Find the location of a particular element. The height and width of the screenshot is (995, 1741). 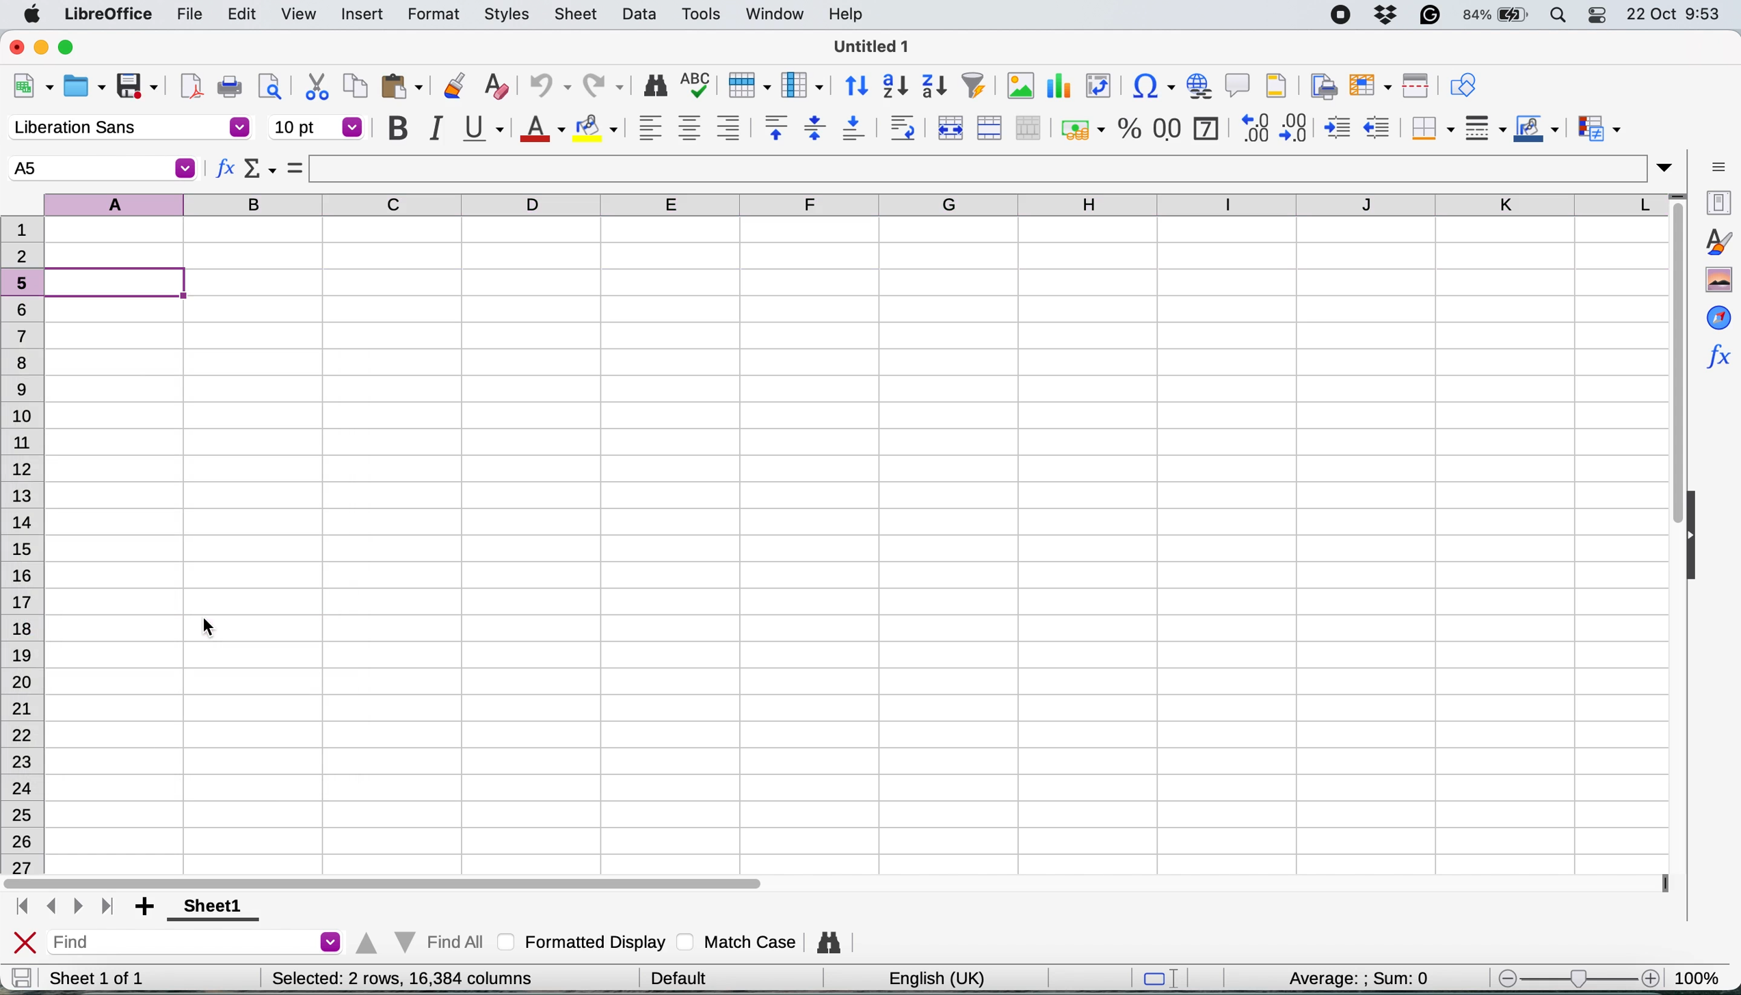

font is located at coordinates (129, 128).